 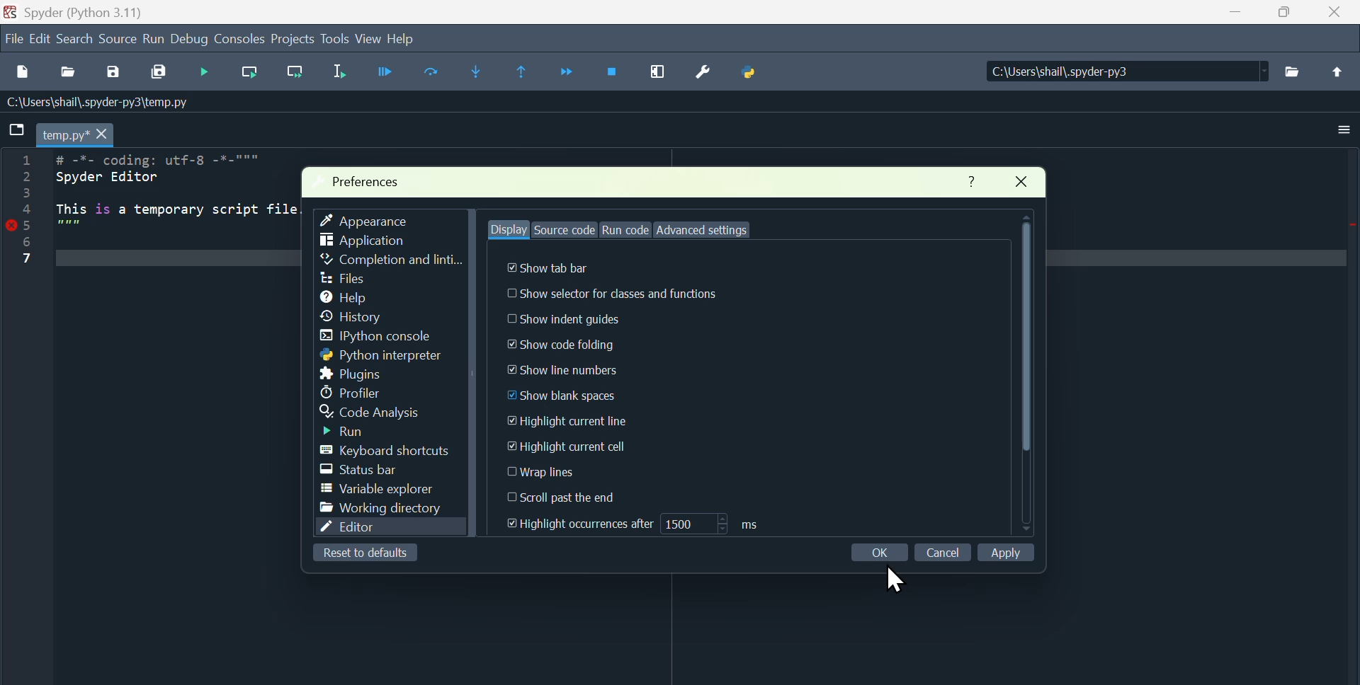 I want to click on Run code, so click(x=626, y=229).